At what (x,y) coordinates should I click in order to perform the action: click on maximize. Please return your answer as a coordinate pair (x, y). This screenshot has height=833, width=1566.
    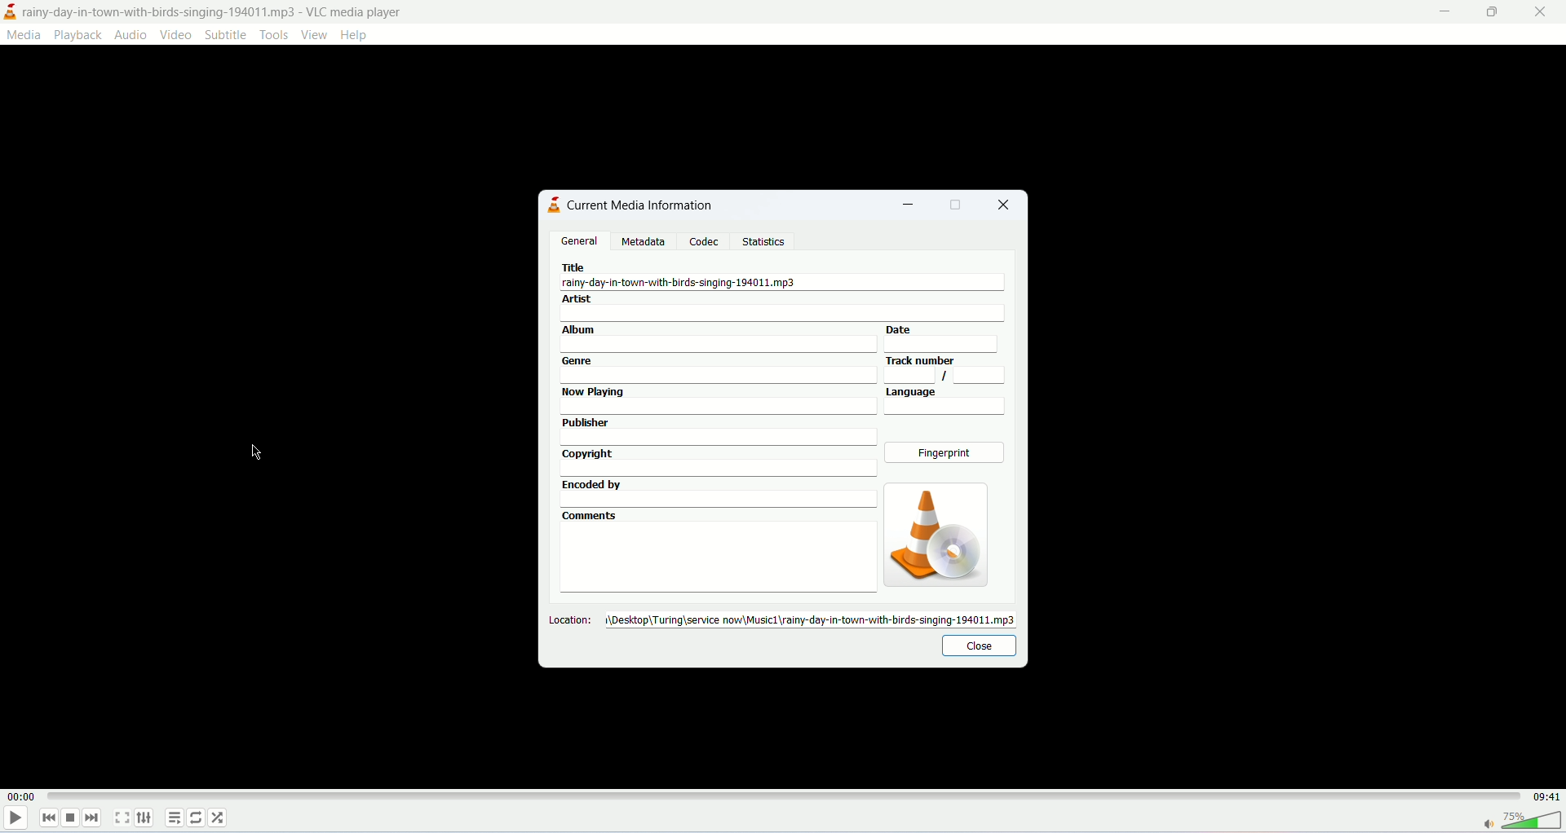
    Looking at the image, I should click on (956, 205).